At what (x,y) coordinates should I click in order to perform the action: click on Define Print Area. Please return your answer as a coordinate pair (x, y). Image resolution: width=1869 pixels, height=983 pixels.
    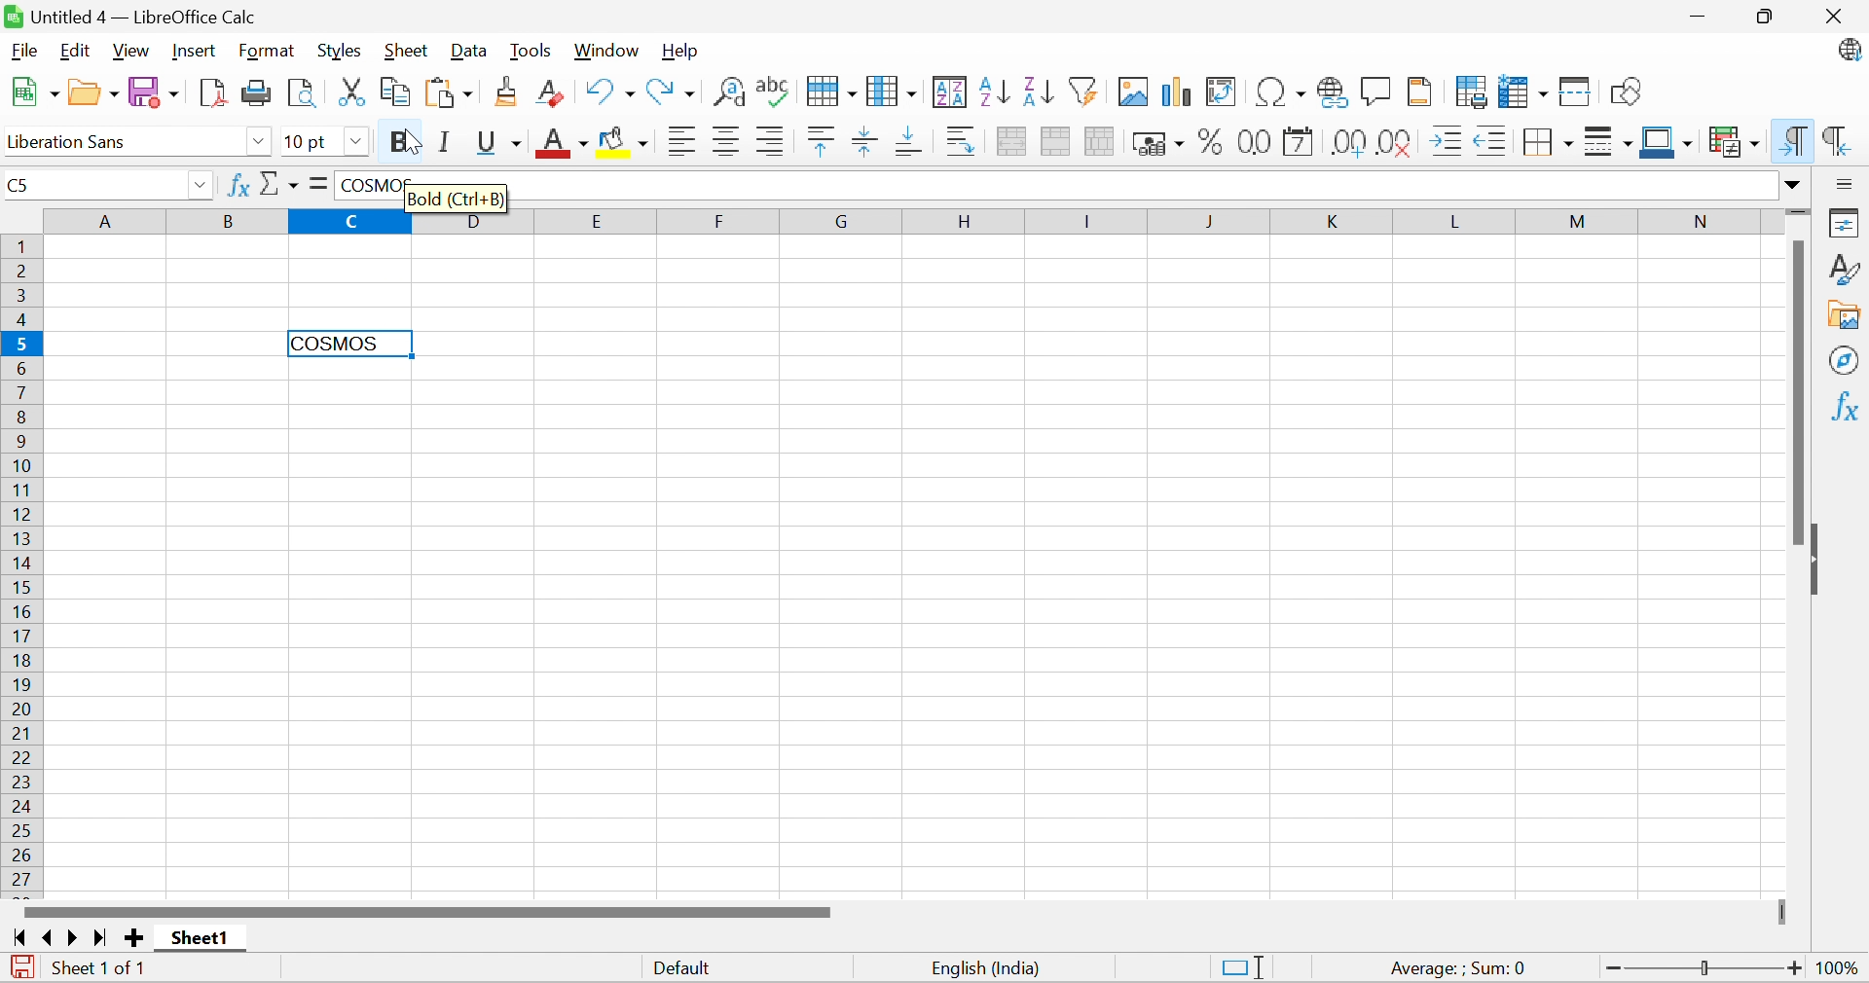
    Looking at the image, I should click on (1473, 91).